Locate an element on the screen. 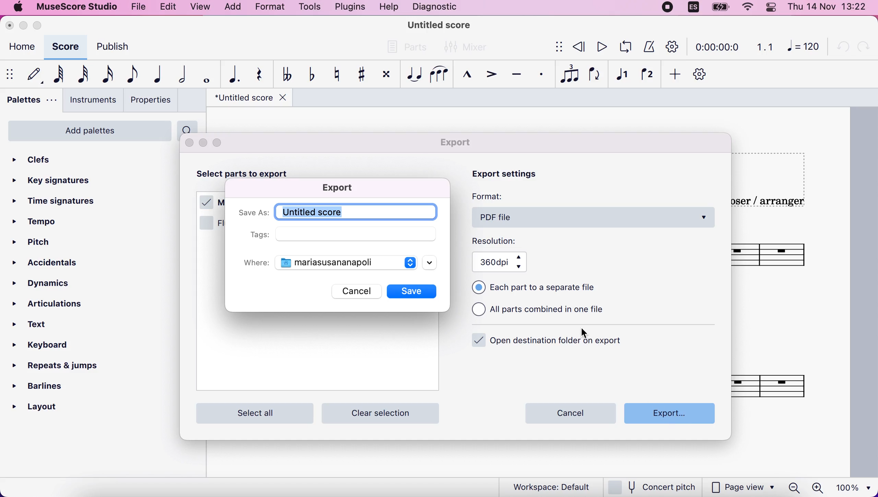 The width and height of the screenshot is (878, 497). export is located at coordinates (335, 190).